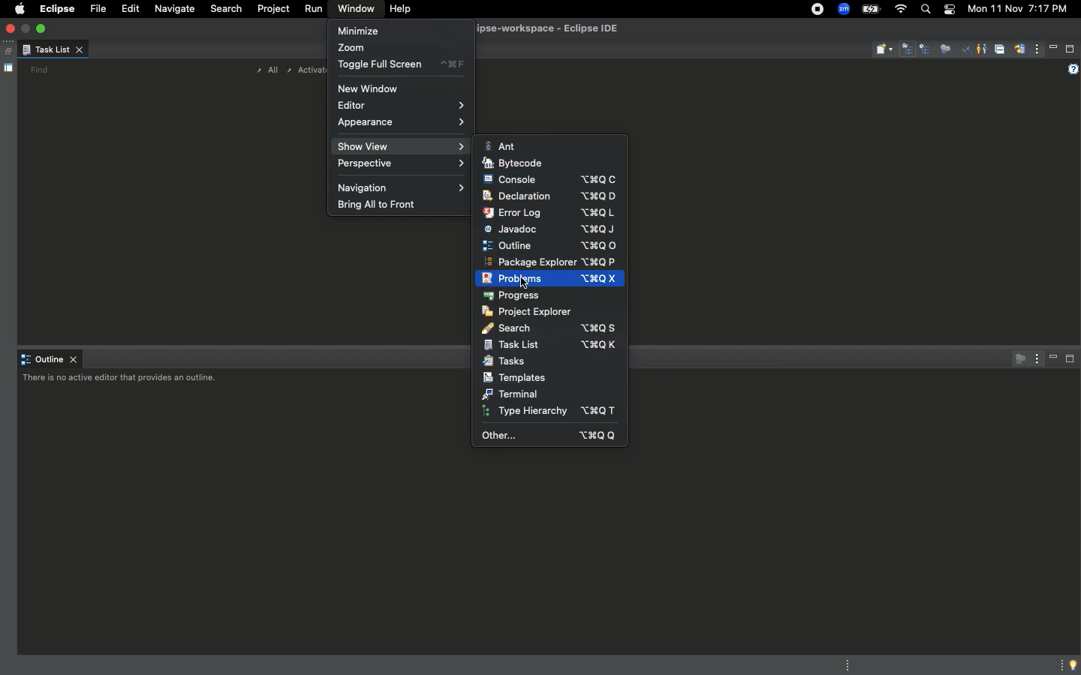  I want to click on New window, so click(369, 88).